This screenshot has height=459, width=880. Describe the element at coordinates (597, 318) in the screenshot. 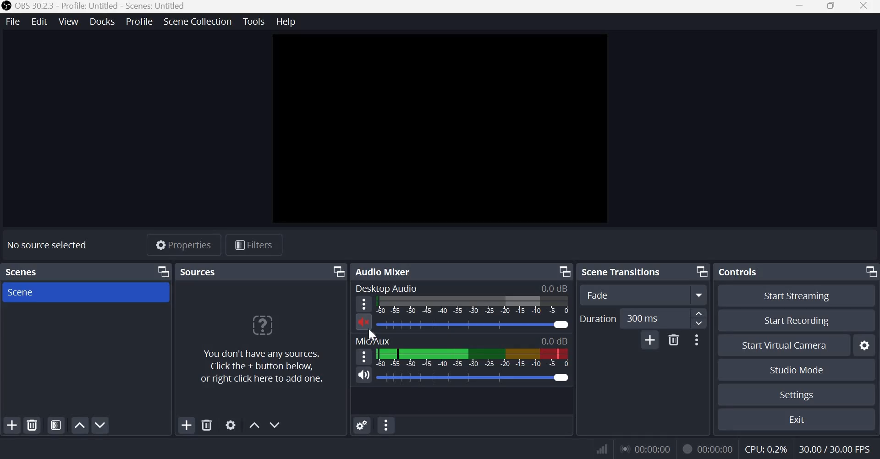

I see `Duration` at that location.